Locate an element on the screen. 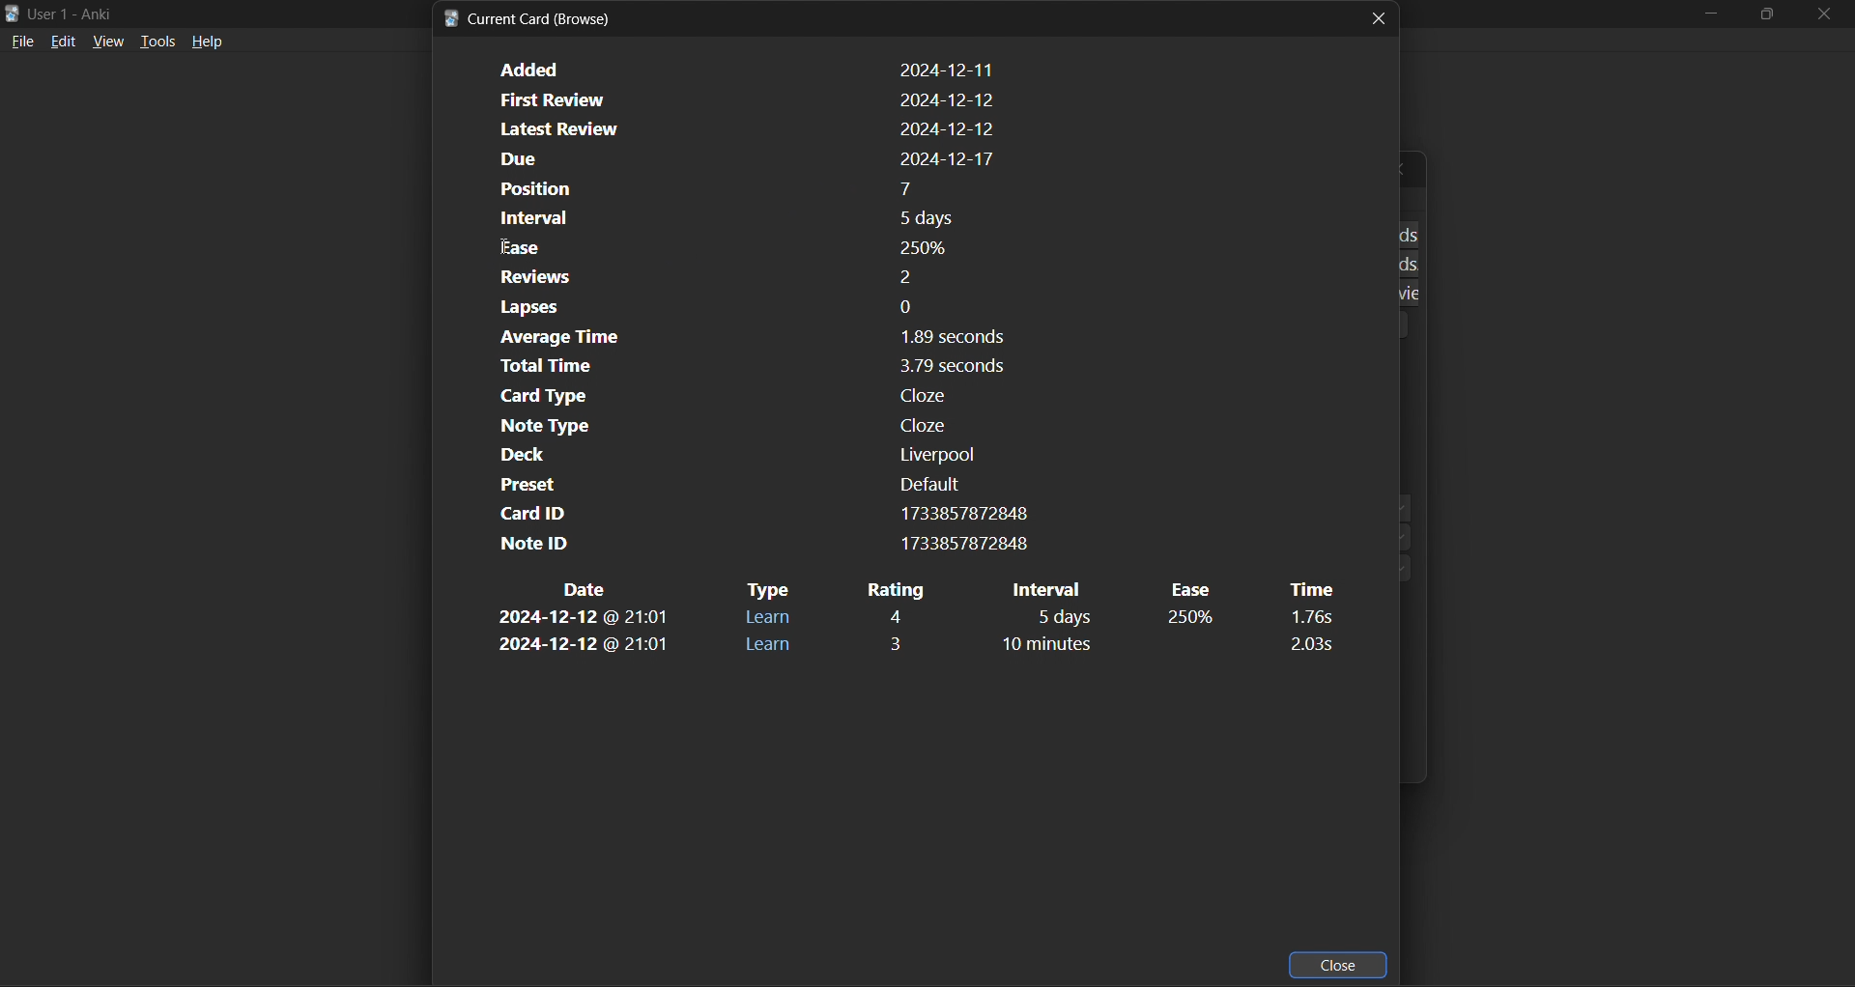  card deck is located at coordinates (729, 455).